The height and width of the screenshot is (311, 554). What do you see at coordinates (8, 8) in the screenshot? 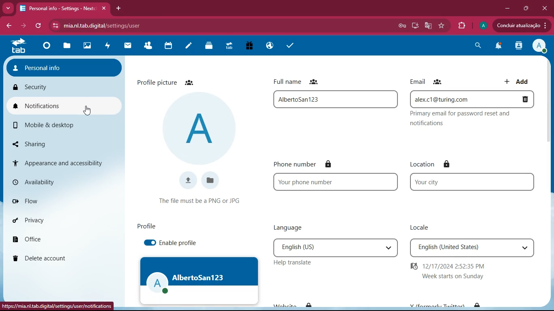
I see `more` at bounding box center [8, 8].